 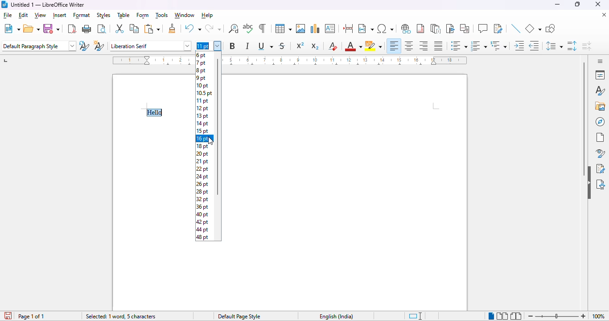 I want to click on toggle unordered list, so click(x=458, y=45).